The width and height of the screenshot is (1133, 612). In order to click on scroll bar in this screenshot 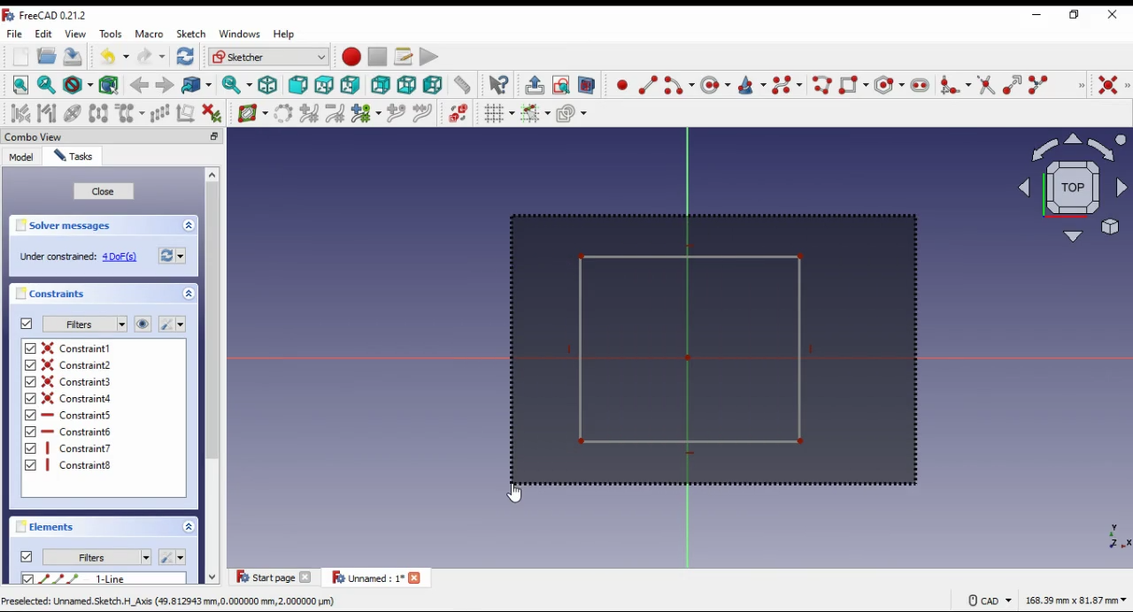, I will do `click(214, 377)`.